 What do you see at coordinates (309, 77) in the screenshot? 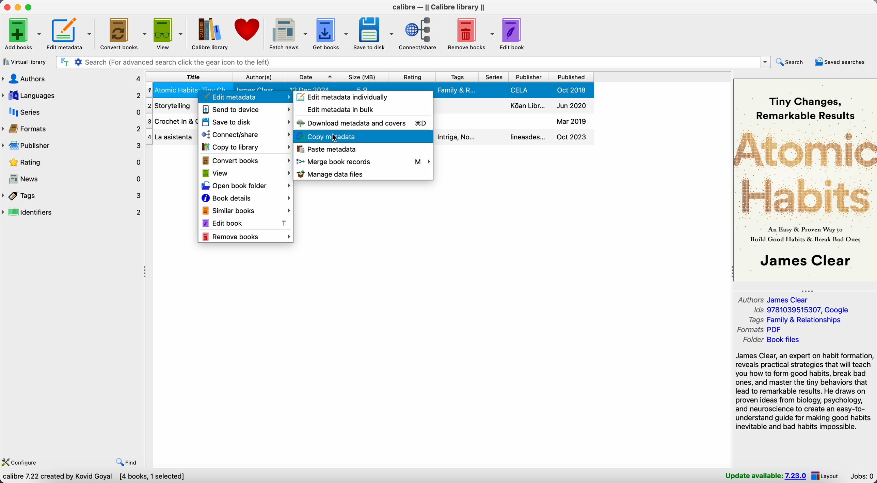
I see `date` at bounding box center [309, 77].